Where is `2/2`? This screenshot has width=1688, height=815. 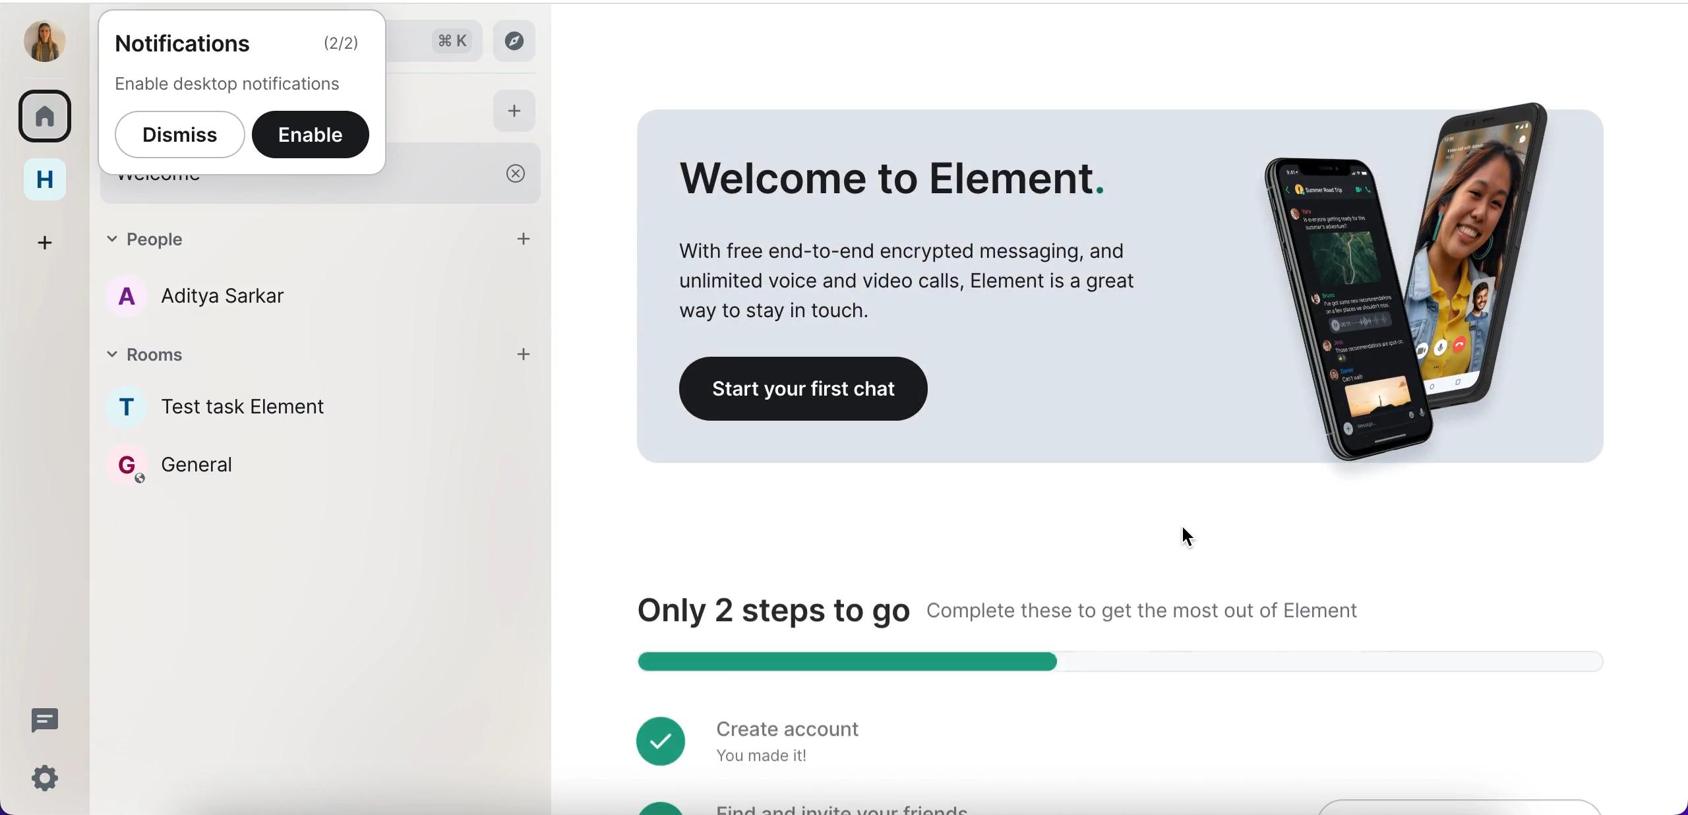 2/2 is located at coordinates (343, 46).